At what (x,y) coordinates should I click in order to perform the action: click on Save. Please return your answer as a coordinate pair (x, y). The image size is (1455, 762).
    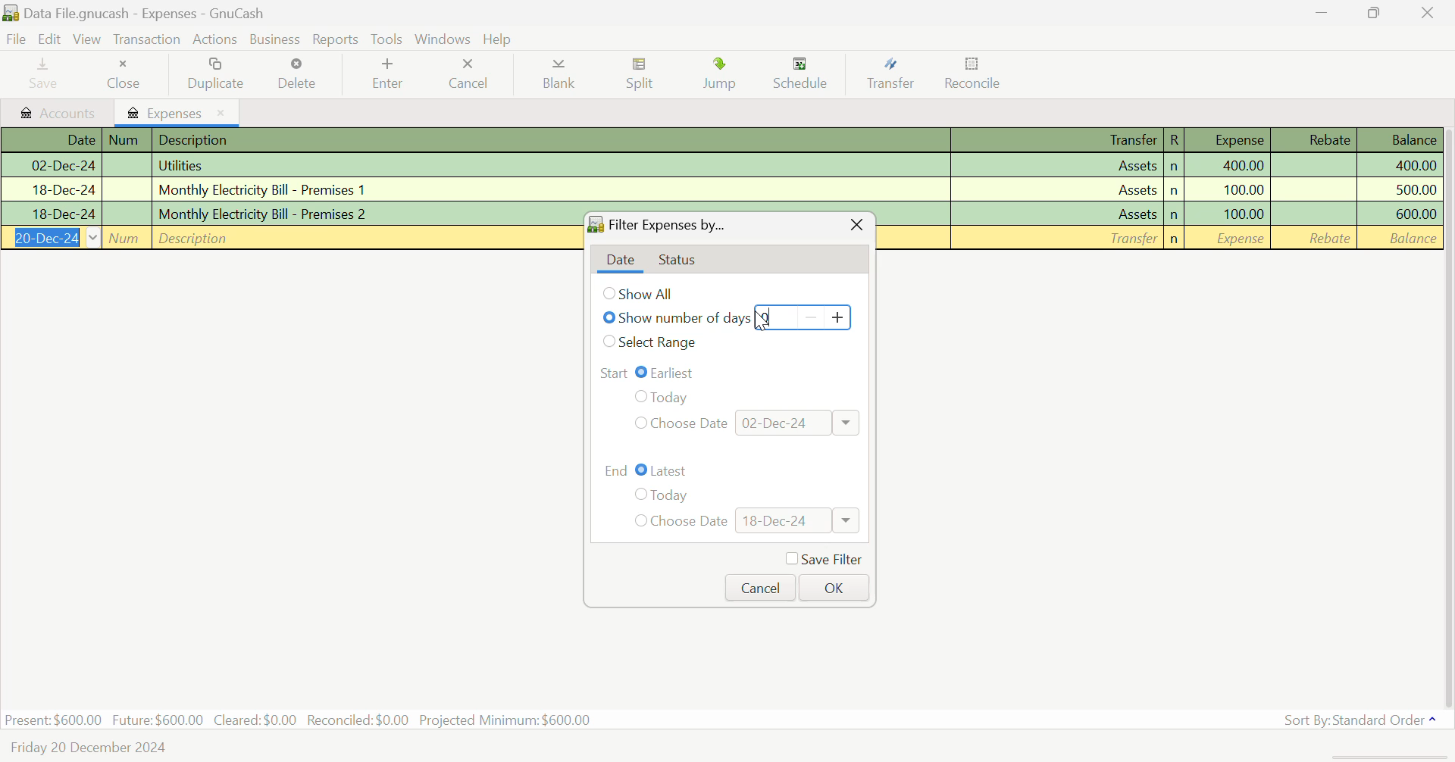
    Looking at the image, I should click on (45, 74).